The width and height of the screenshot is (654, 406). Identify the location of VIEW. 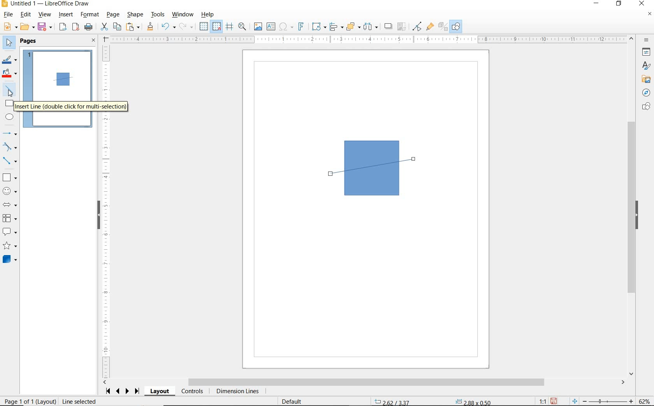
(44, 14).